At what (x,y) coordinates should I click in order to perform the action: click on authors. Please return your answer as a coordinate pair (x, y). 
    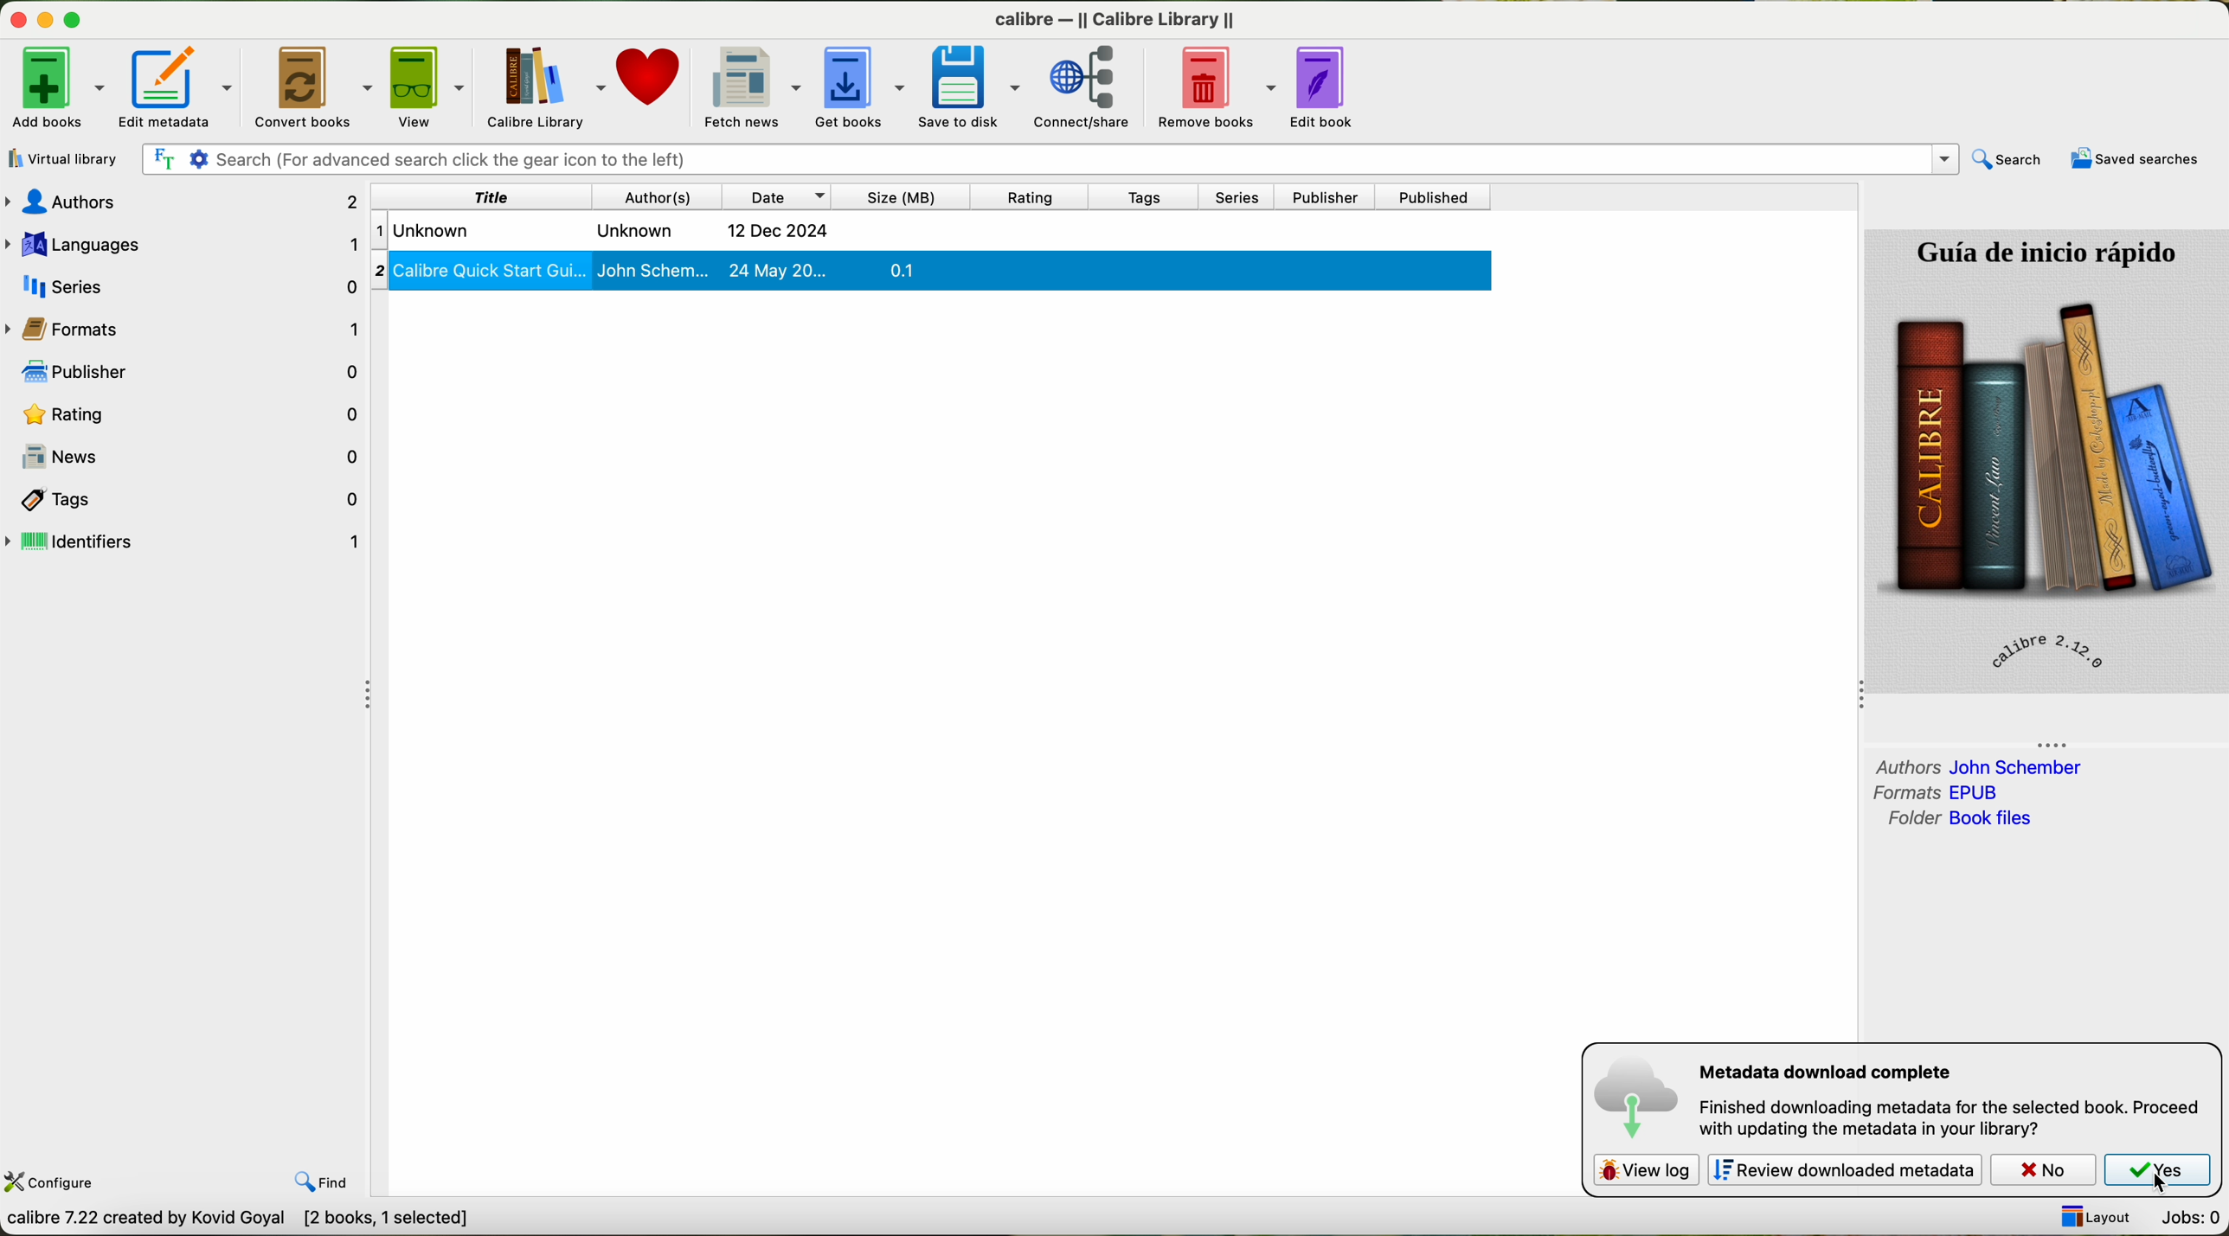
    Looking at the image, I should click on (1978, 765).